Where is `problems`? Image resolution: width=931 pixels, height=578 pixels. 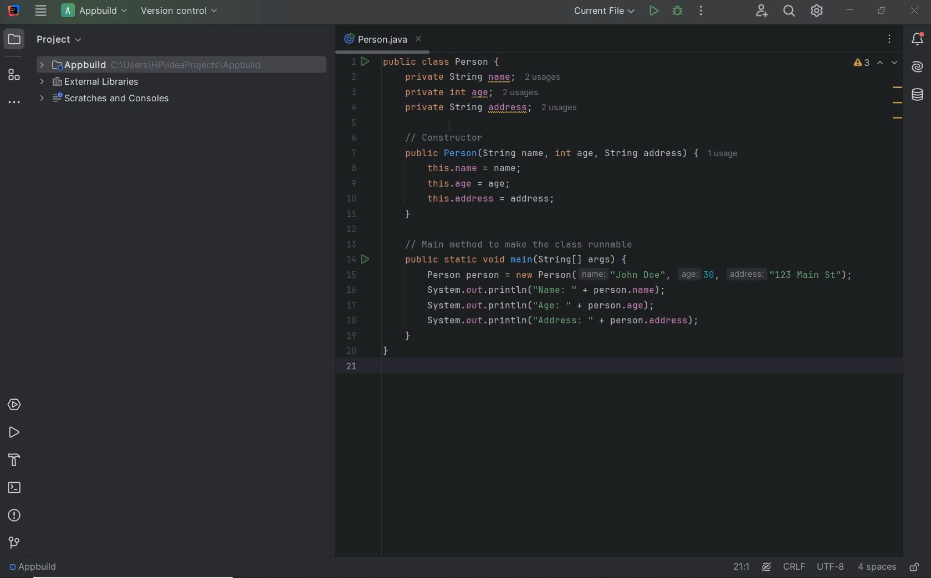
problems is located at coordinates (13, 514).